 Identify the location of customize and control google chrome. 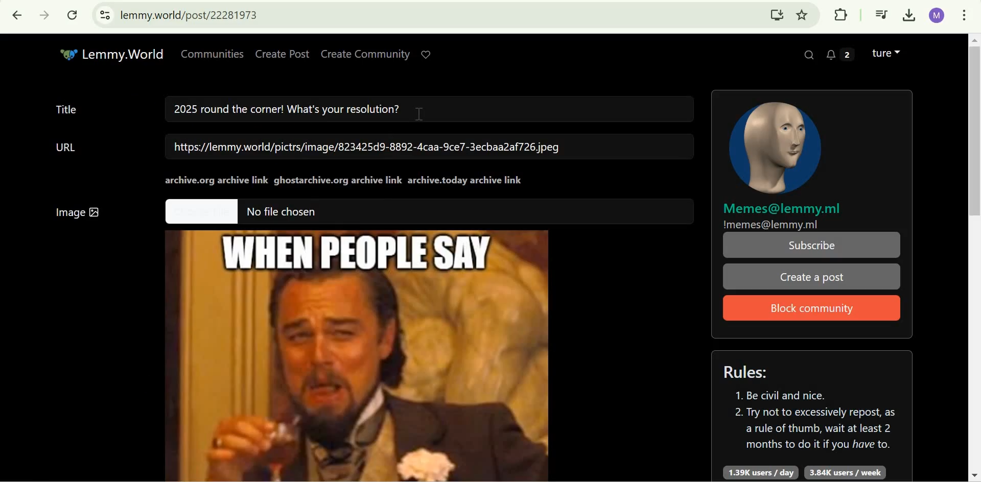
(964, 17).